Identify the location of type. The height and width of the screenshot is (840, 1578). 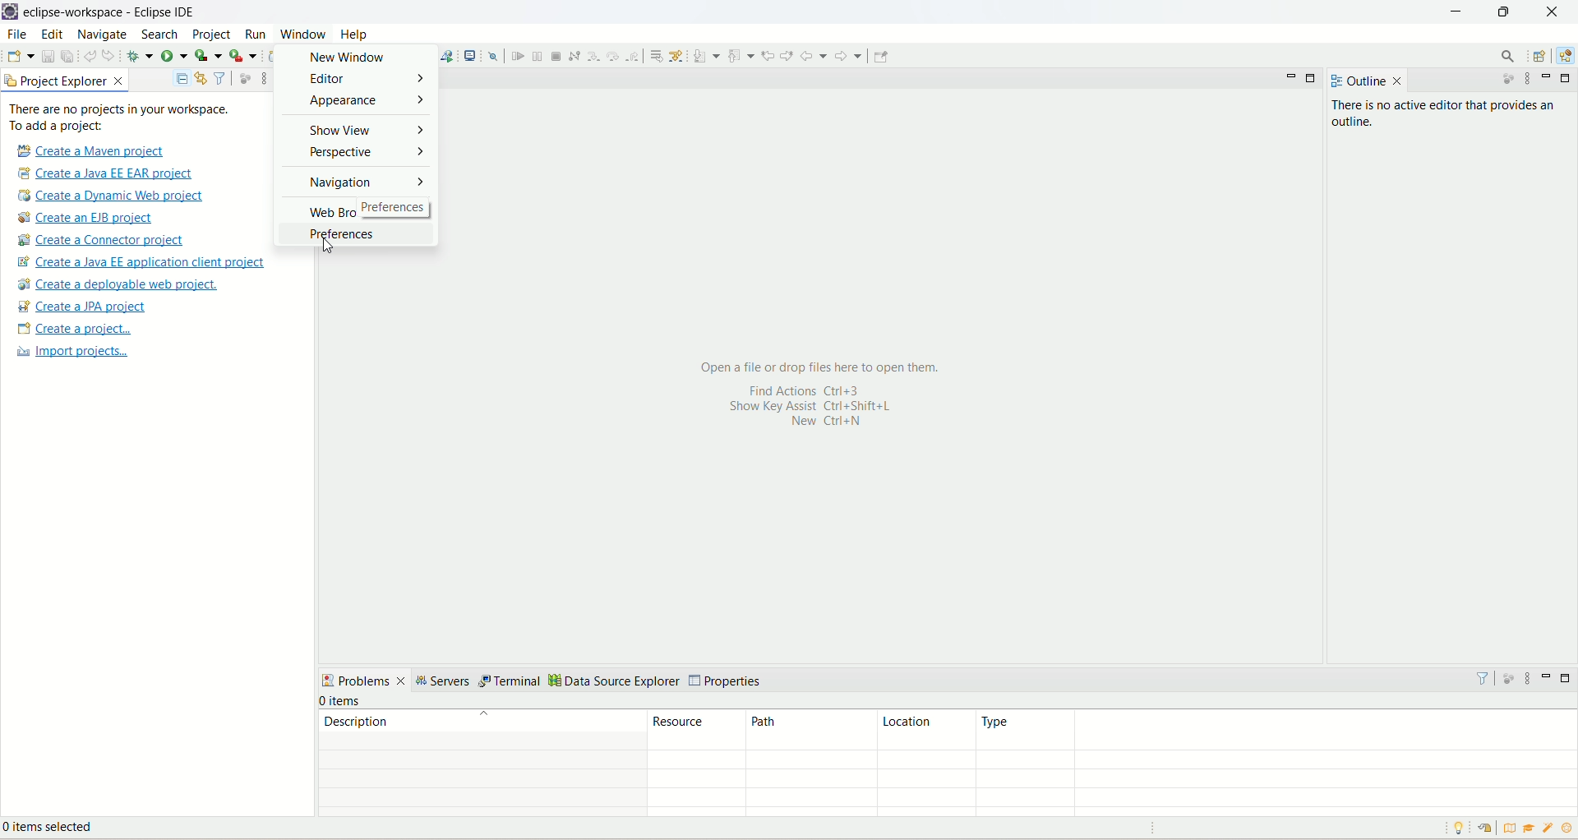
(1276, 730).